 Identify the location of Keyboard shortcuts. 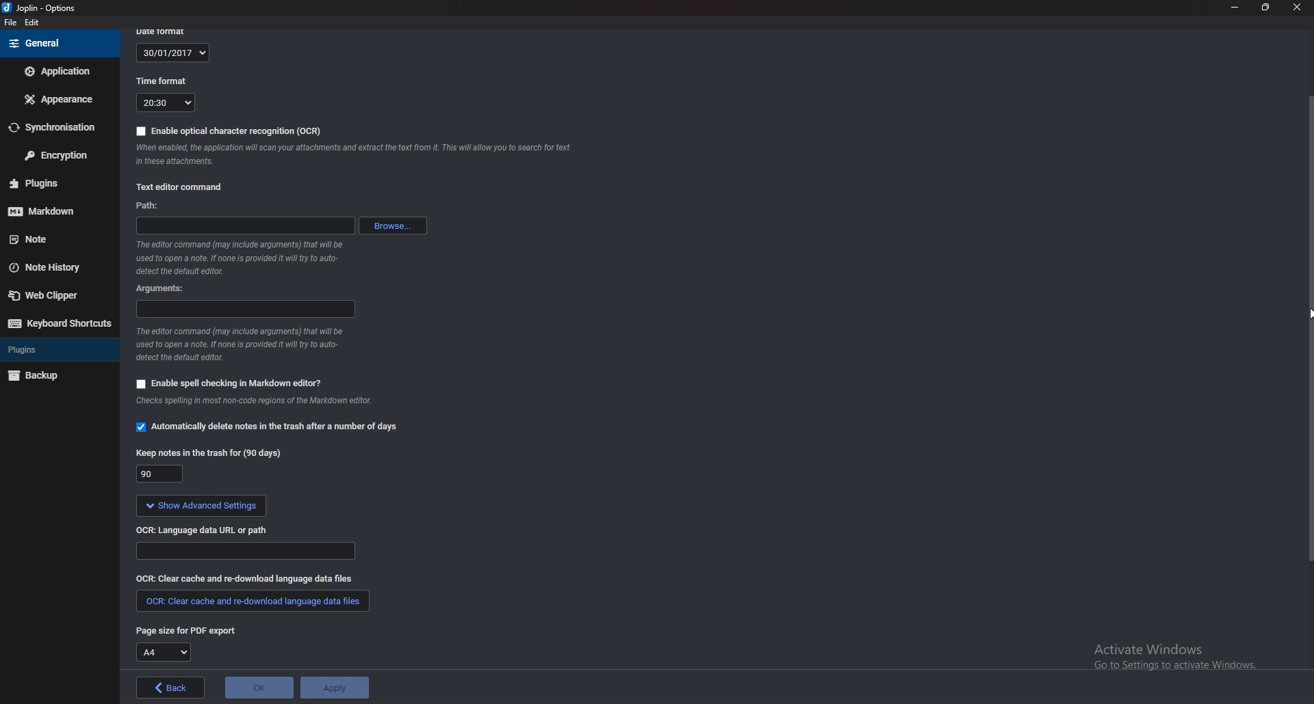
(57, 324).